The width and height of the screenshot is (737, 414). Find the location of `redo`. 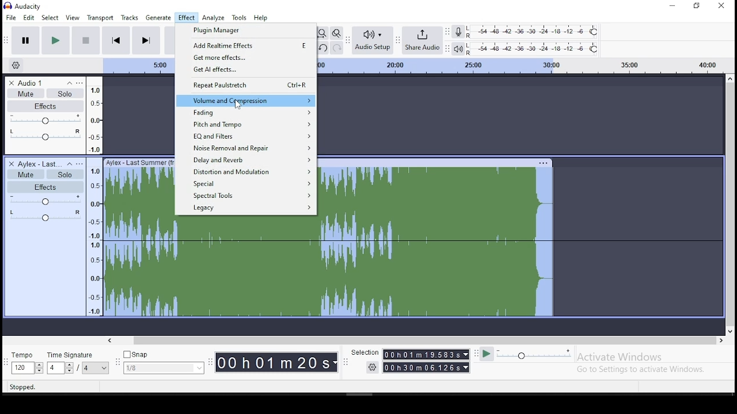

redo is located at coordinates (336, 48).